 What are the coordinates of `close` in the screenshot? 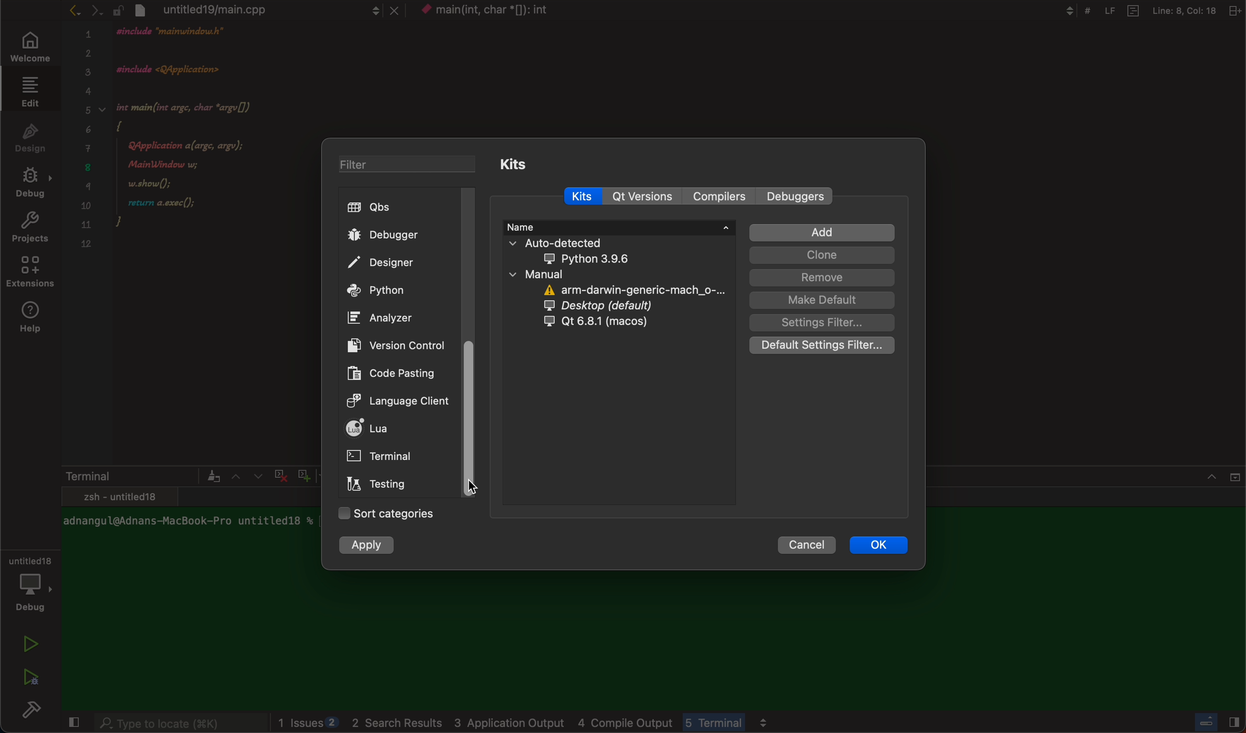 It's located at (1224, 474).